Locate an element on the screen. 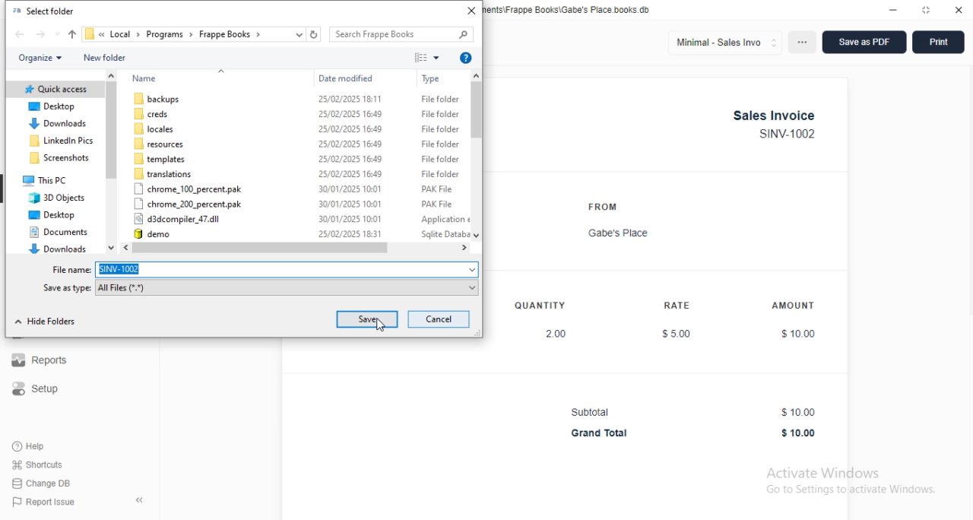 The width and height of the screenshot is (973, 520). $10.00 is located at coordinates (799, 412).